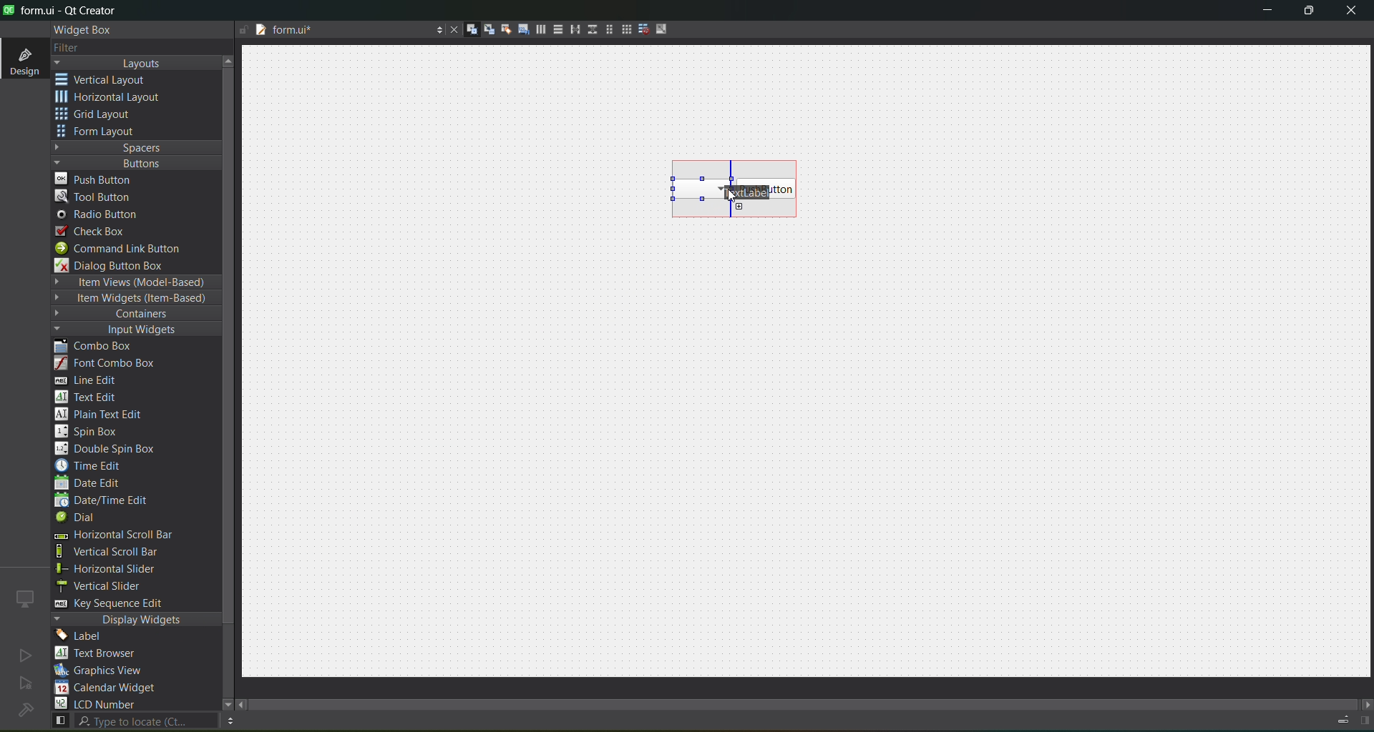  Describe the element at coordinates (1310, 13) in the screenshot. I see `maximize` at that location.